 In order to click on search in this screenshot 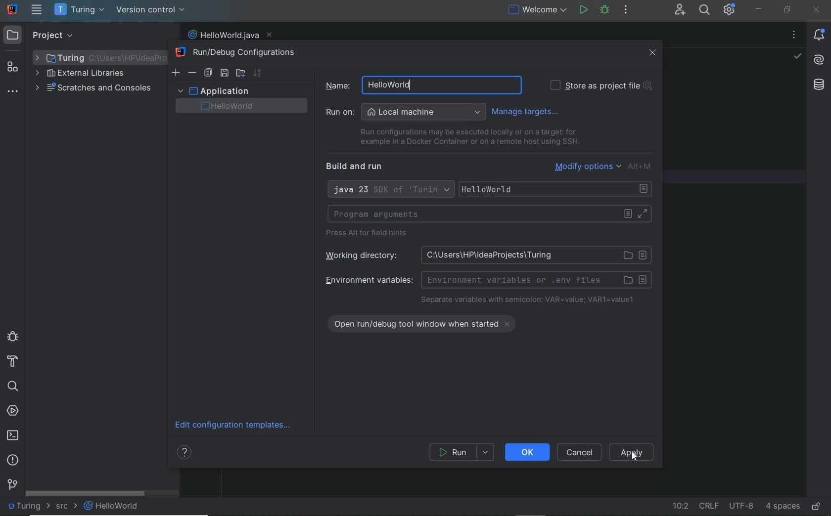, I will do `click(12, 387)`.